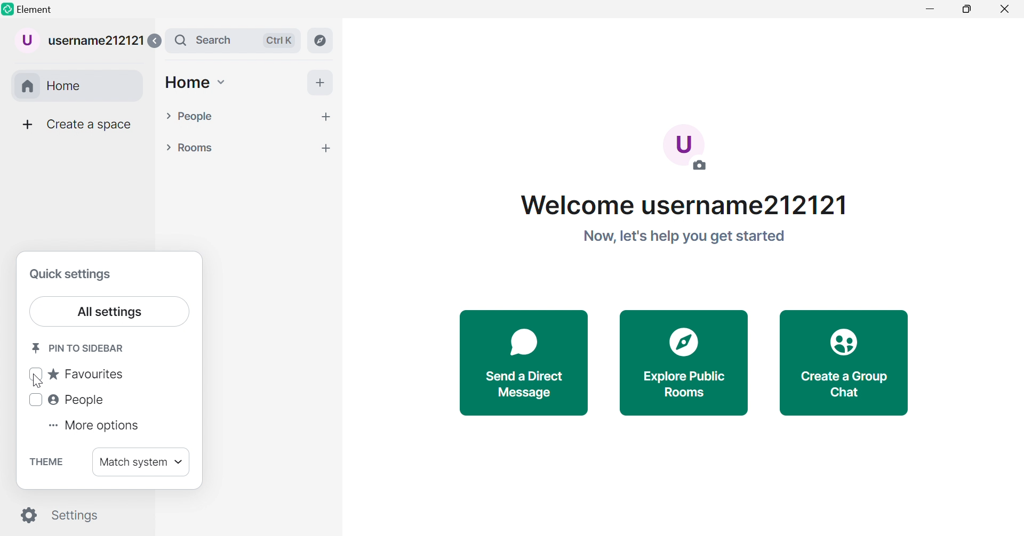 The height and width of the screenshot is (536, 1024). Describe the element at coordinates (325, 117) in the screenshot. I see `more` at that location.